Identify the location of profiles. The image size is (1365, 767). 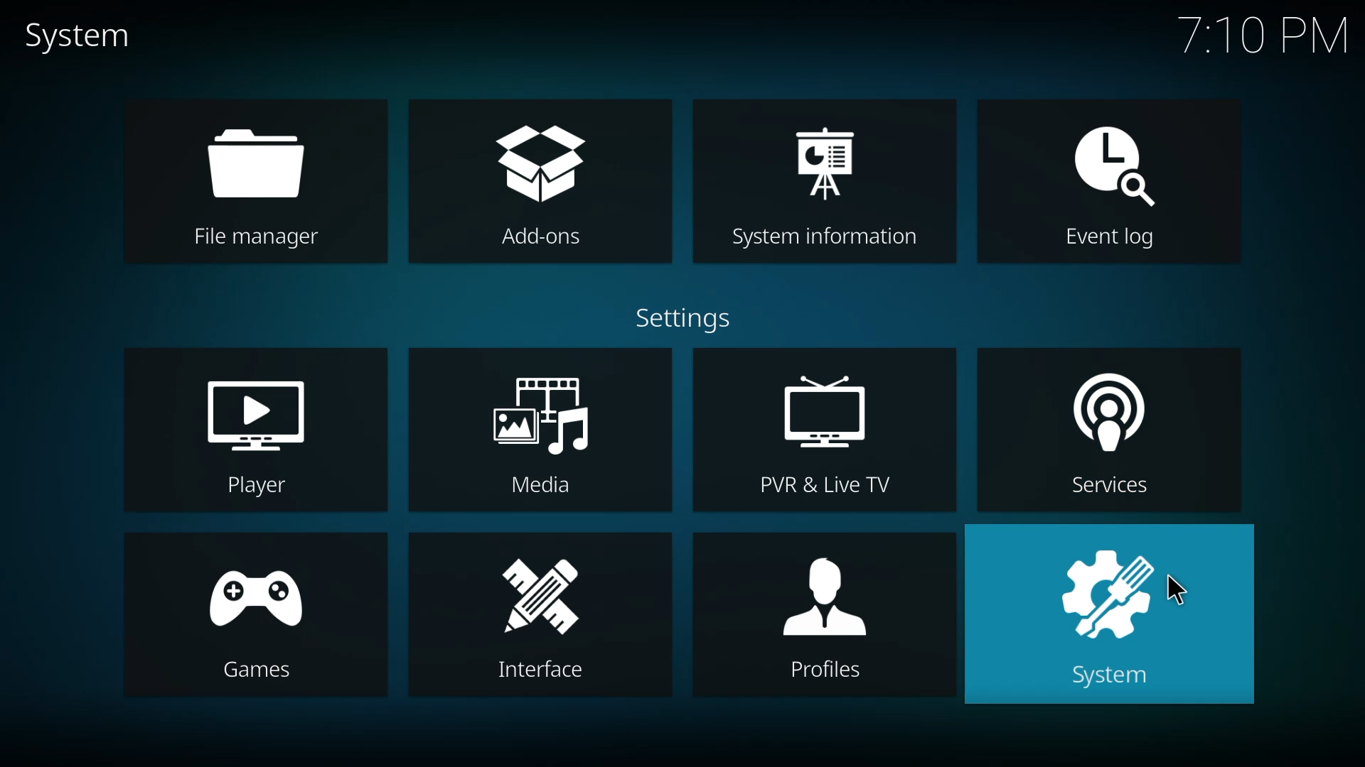
(832, 615).